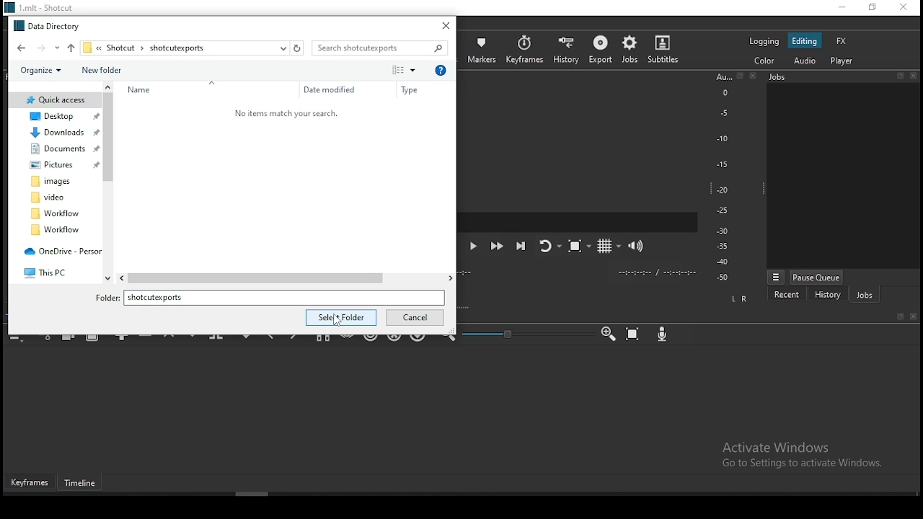 The height and width of the screenshot is (519, 923). What do you see at coordinates (48, 24) in the screenshot?
I see `data directory` at bounding box center [48, 24].